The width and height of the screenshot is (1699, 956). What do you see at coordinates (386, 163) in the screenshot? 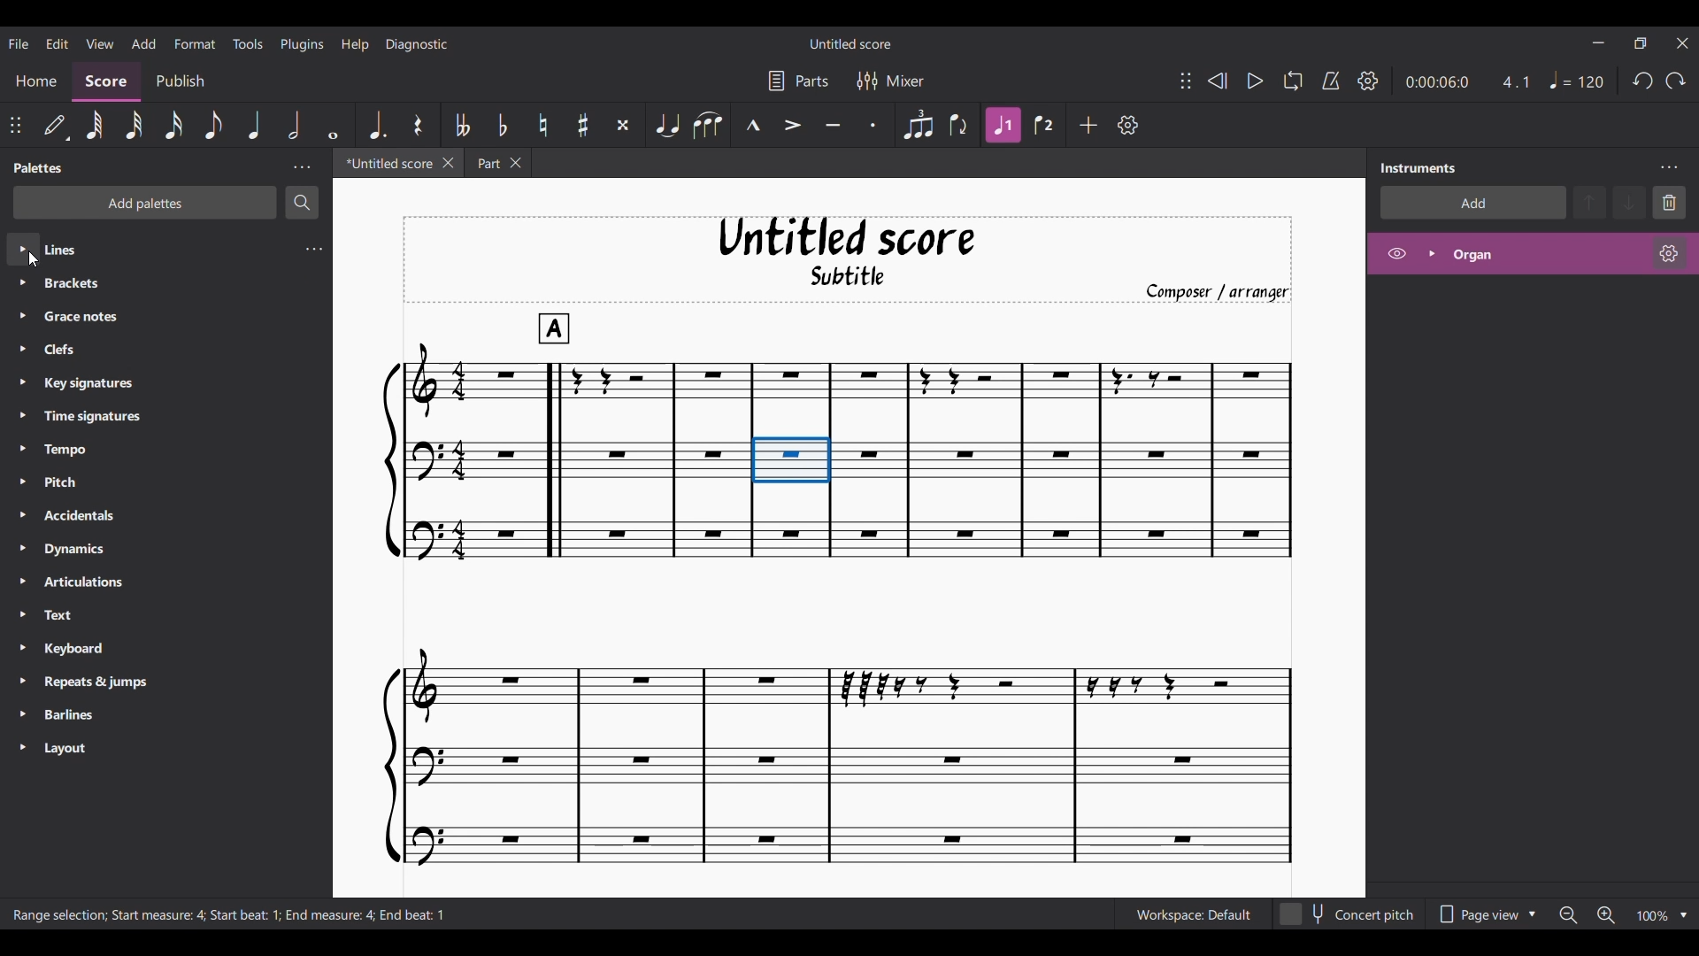
I see `Current tab` at bounding box center [386, 163].